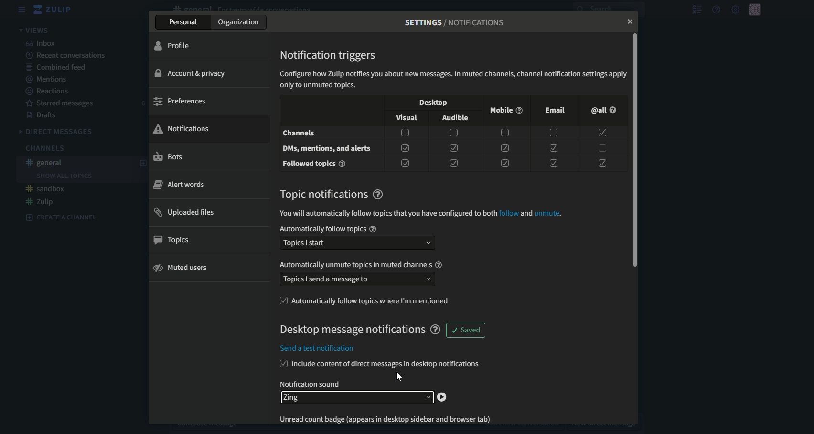  I want to click on check box, so click(405, 133).